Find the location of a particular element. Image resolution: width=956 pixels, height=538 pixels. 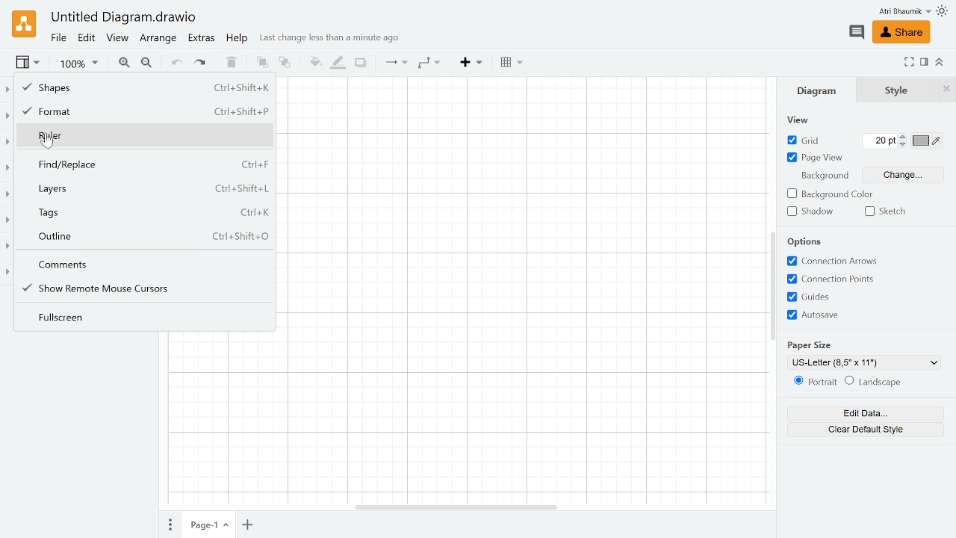

Draw.io logo is located at coordinates (24, 23).